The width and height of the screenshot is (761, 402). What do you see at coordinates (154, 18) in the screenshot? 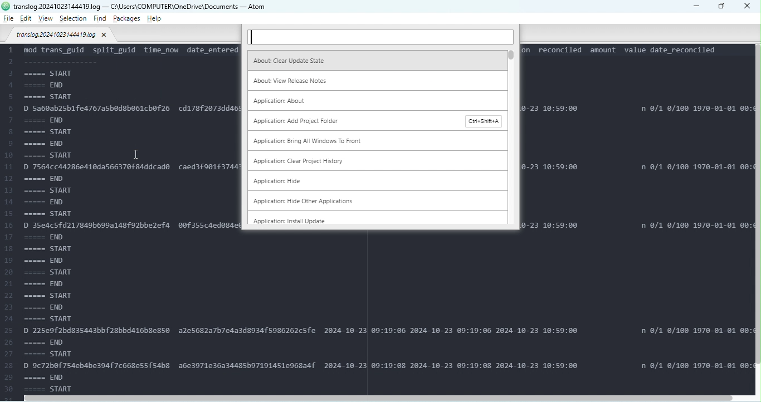
I see `Help` at bounding box center [154, 18].